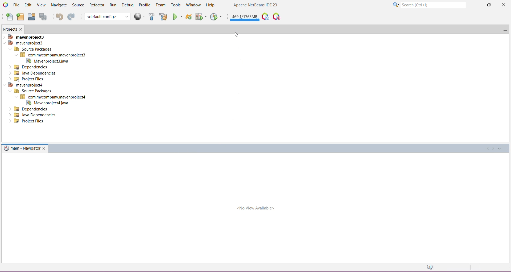  I want to click on Pause I/O Checks, so click(276, 17).